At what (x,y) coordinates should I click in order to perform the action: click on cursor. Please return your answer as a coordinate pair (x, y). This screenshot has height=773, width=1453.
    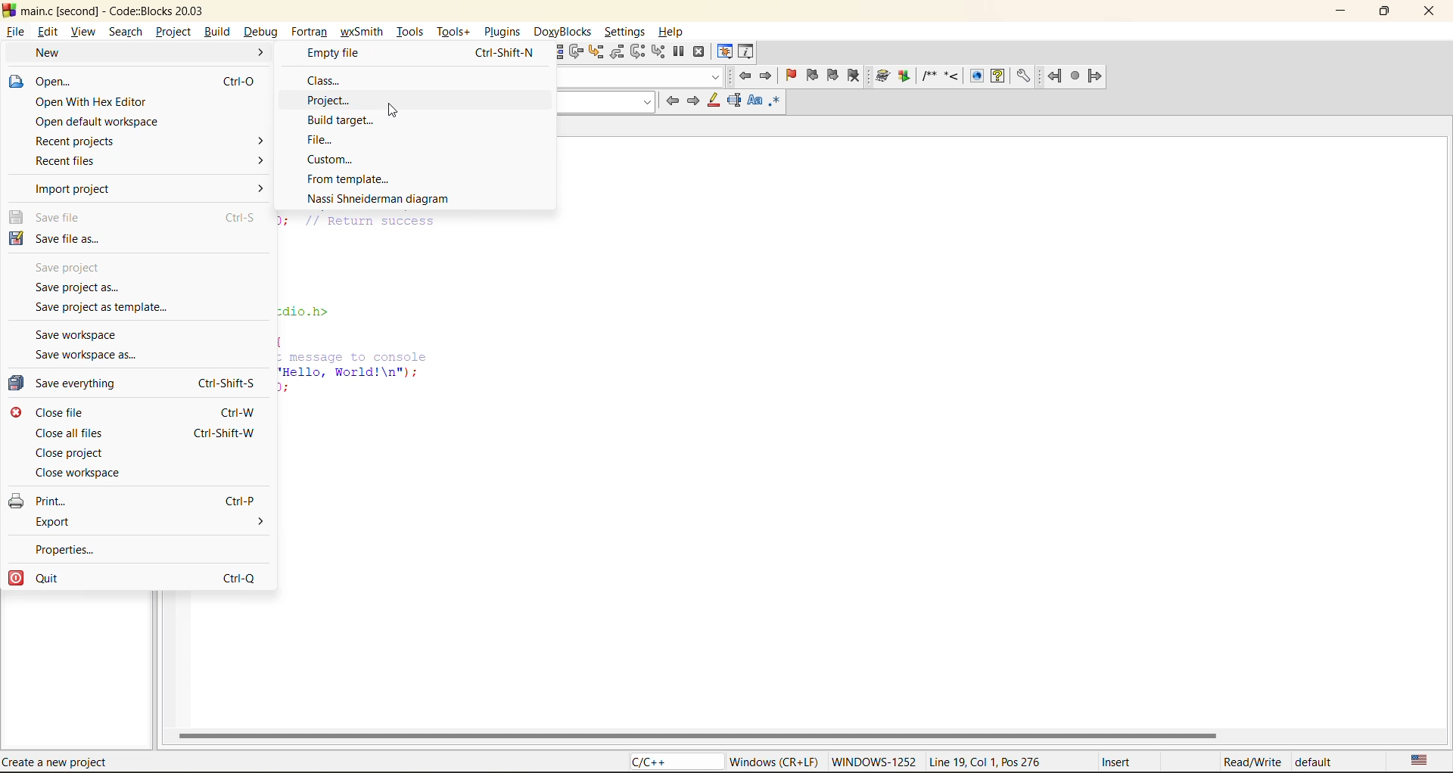
    Looking at the image, I should click on (17, 57).